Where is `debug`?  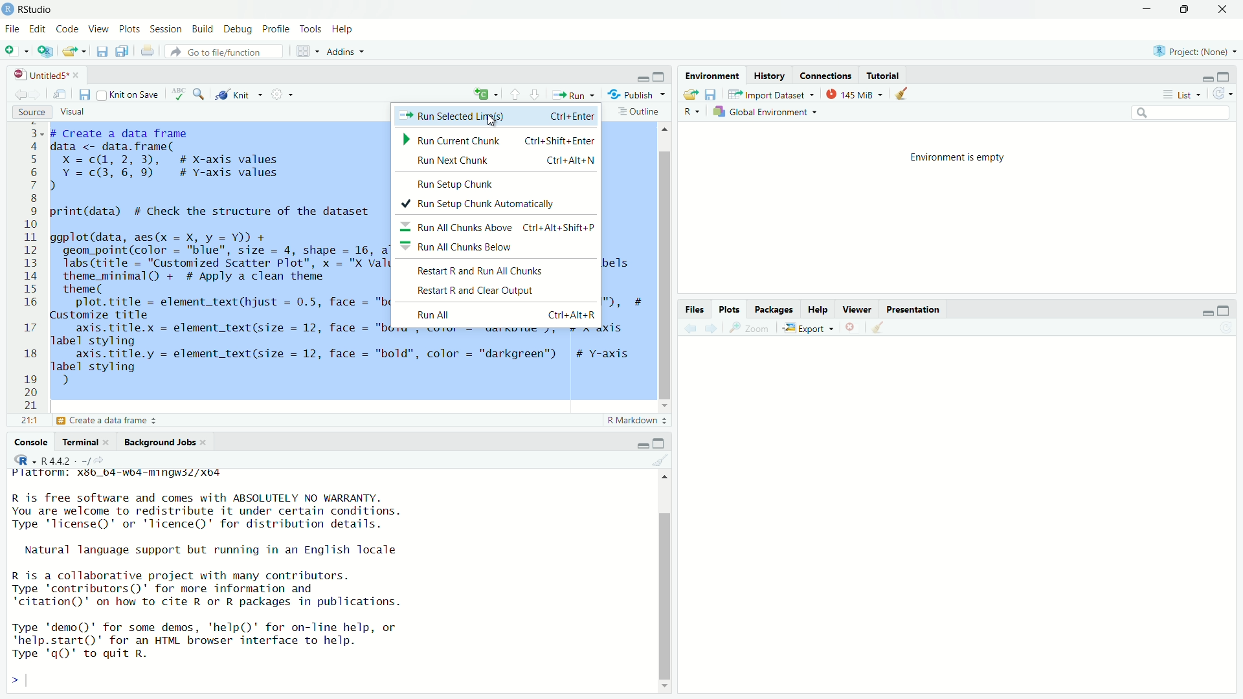 debug is located at coordinates (203, 28).